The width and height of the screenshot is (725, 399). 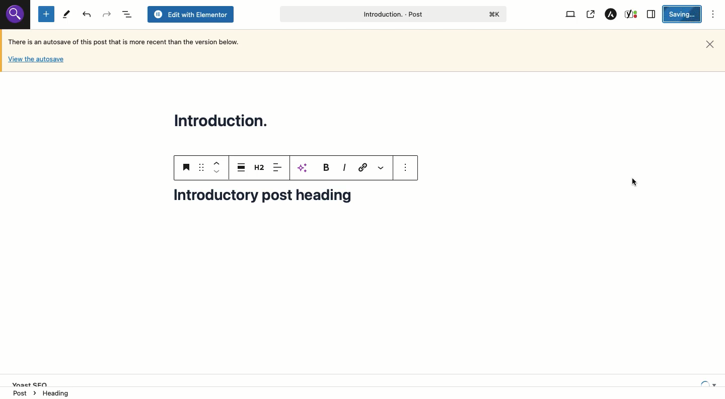 I want to click on Tools, so click(x=66, y=15).